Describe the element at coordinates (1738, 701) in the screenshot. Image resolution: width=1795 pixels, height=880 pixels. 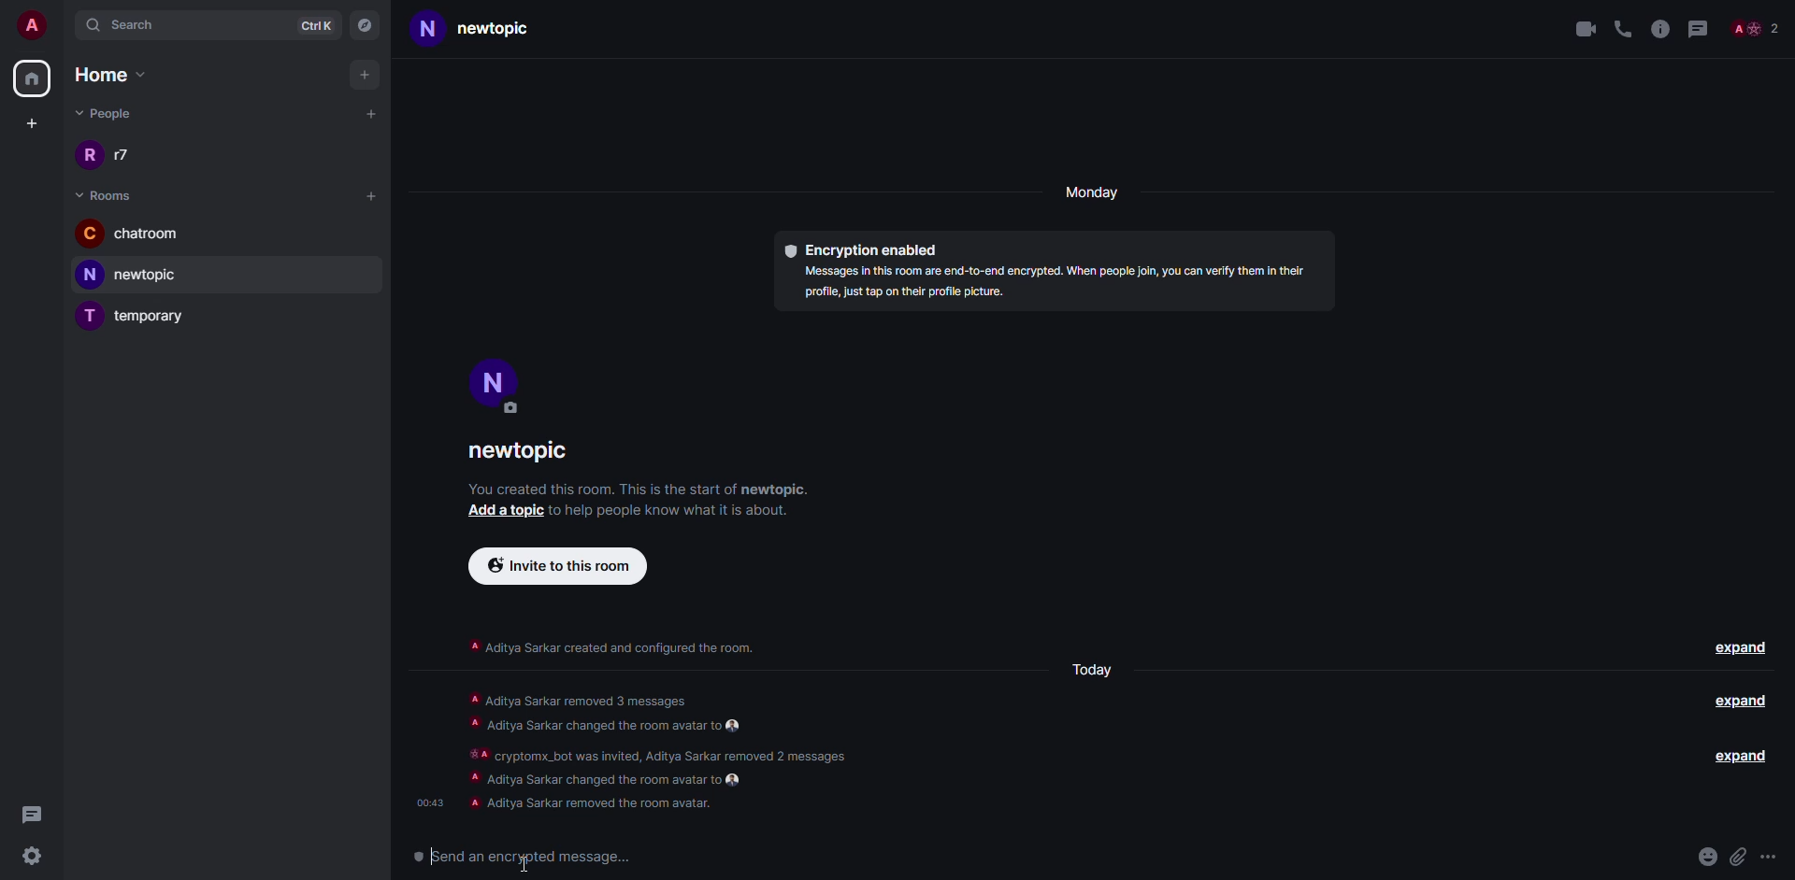
I see `expand` at that location.